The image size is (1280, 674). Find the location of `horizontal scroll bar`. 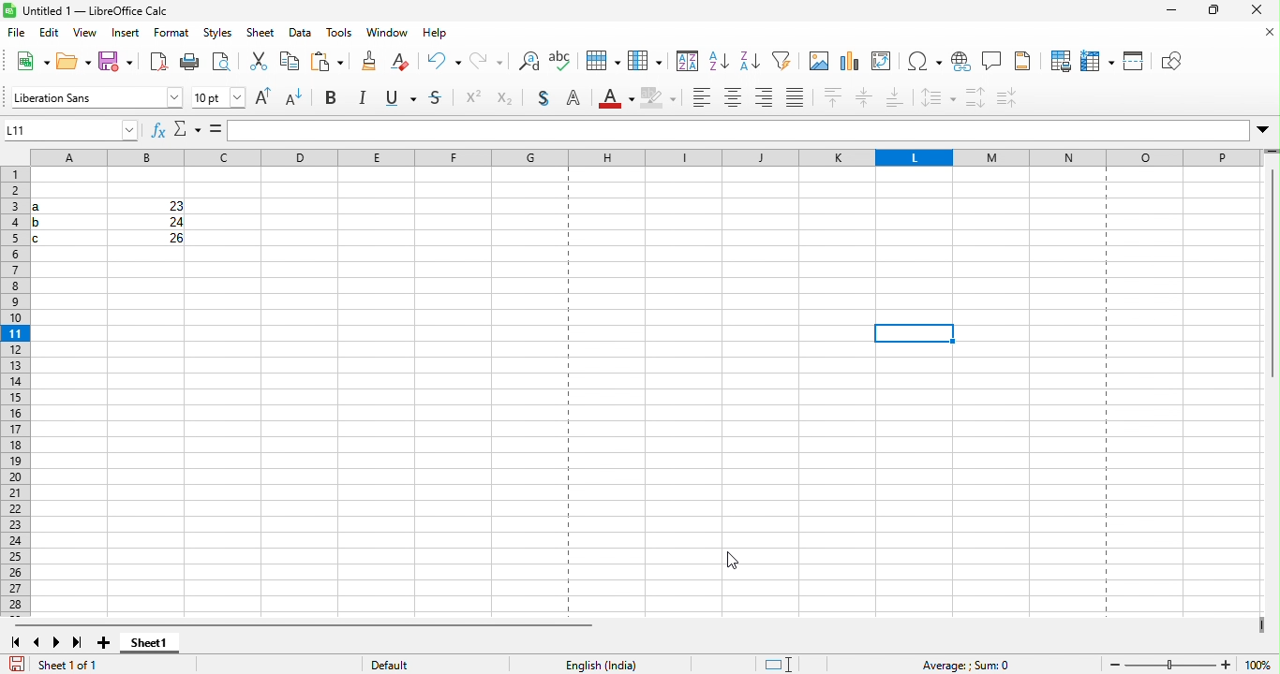

horizontal scroll bar is located at coordinates (303, 620).